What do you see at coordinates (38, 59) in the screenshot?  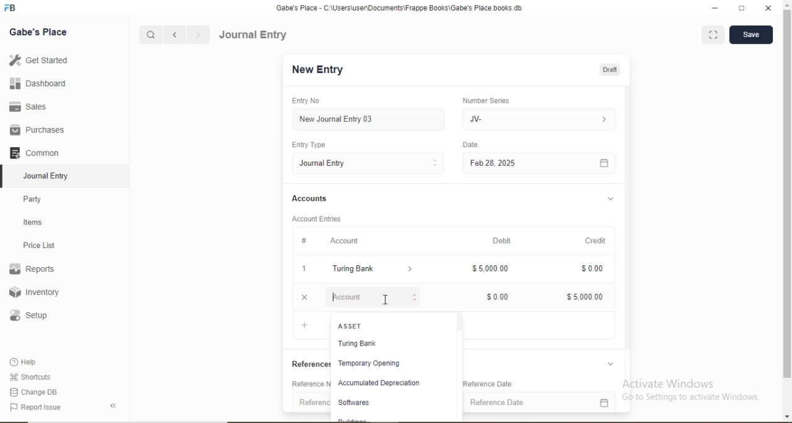 I see `Get Started` at bounding box center [38, 59].